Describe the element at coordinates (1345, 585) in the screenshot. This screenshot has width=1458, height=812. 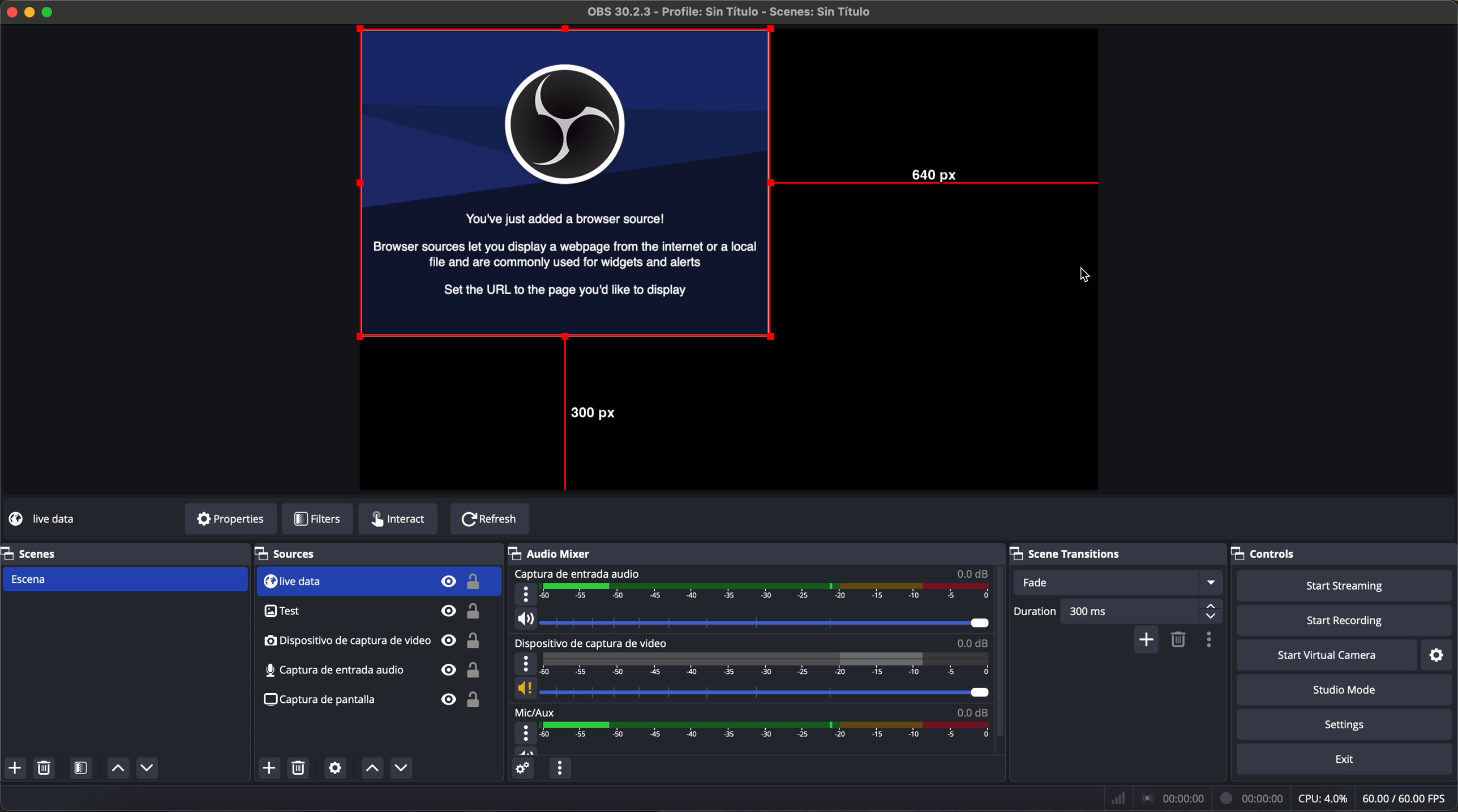
I see `start streaming` at that location.